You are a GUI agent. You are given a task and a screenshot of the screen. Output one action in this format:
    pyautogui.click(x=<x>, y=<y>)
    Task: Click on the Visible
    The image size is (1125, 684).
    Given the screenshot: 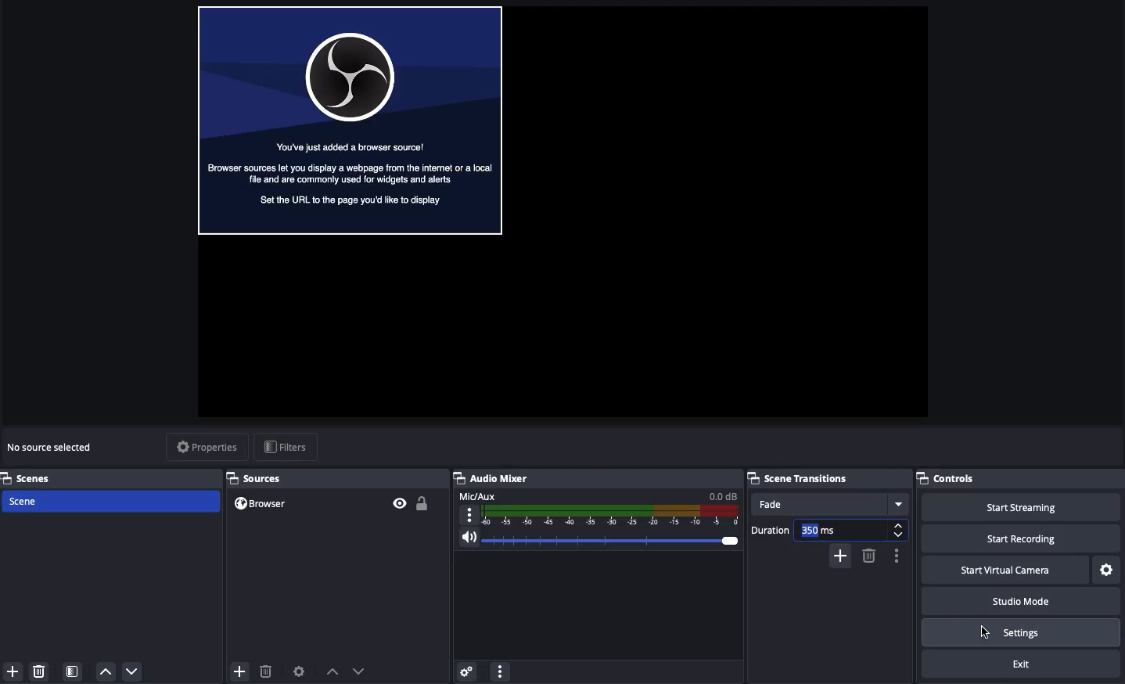 What is the action you would take?
    pyautogui.click(x=399, y=504)
    